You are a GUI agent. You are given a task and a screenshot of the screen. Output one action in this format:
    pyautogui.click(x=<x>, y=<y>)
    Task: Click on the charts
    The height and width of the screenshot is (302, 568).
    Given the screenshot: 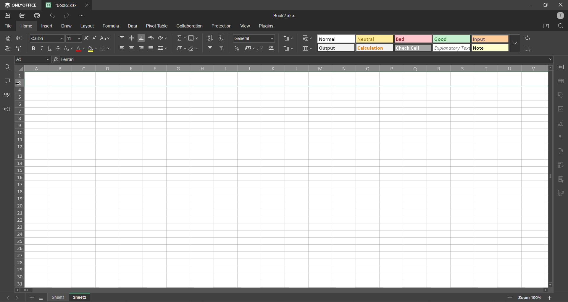 What is the action you would take?
    pyautogui.click(x=561, y=125)
    